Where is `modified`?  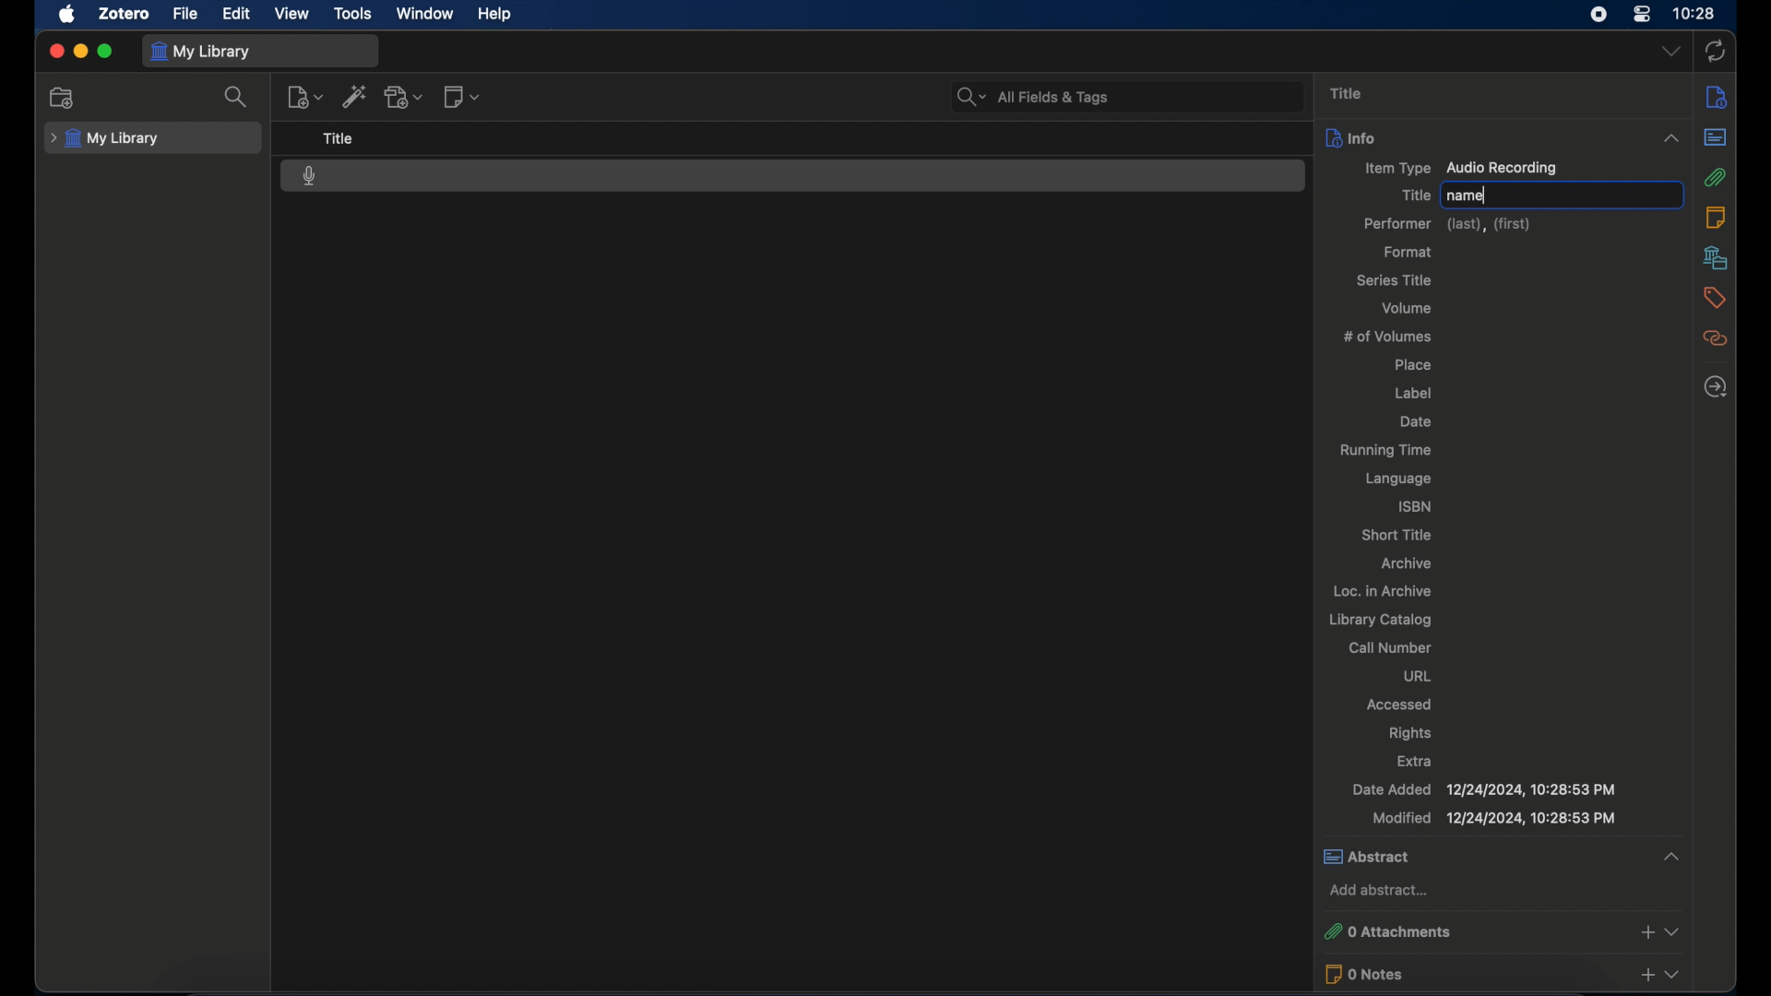
modified is located at coordinates (1496, 818).